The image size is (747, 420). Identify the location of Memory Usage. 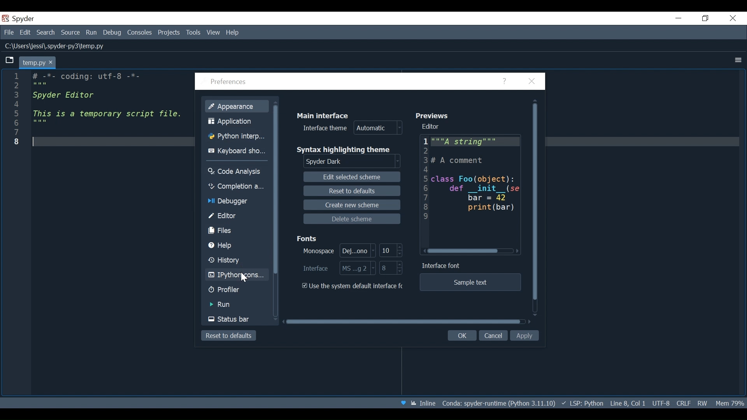
(729, 403).